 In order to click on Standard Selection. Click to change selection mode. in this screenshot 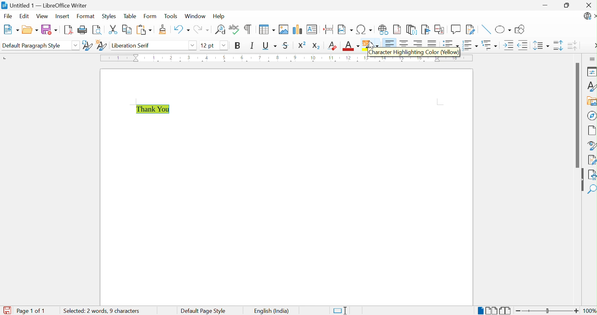, I will do `click(340, 310)`.